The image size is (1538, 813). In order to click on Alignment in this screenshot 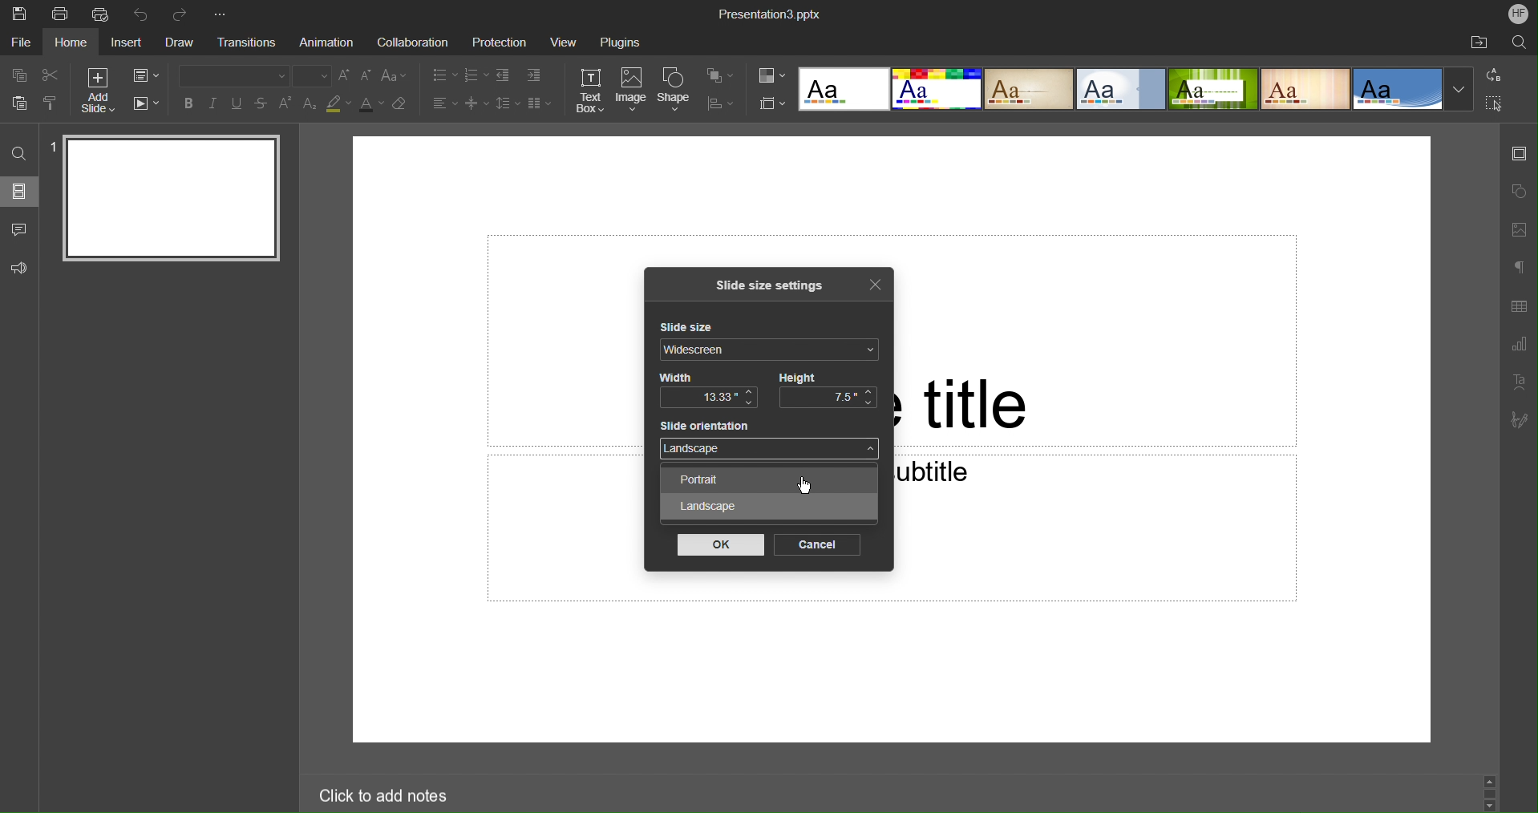, I will do `click(443, 103)`.